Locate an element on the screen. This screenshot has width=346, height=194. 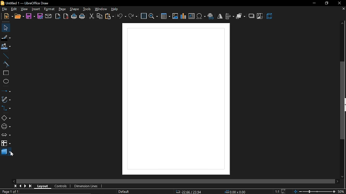
help is located at coordinates (116, 9).